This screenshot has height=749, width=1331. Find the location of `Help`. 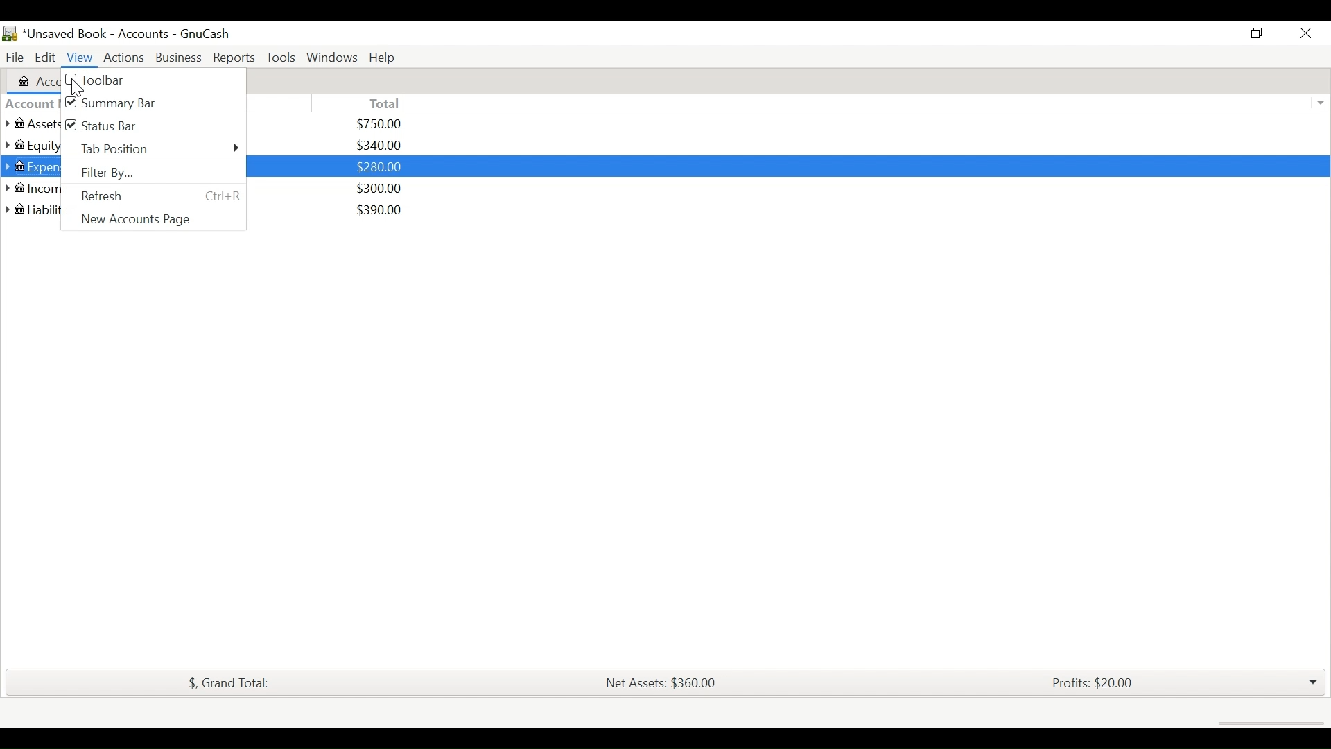

Help is located at coordinates (385, 58).